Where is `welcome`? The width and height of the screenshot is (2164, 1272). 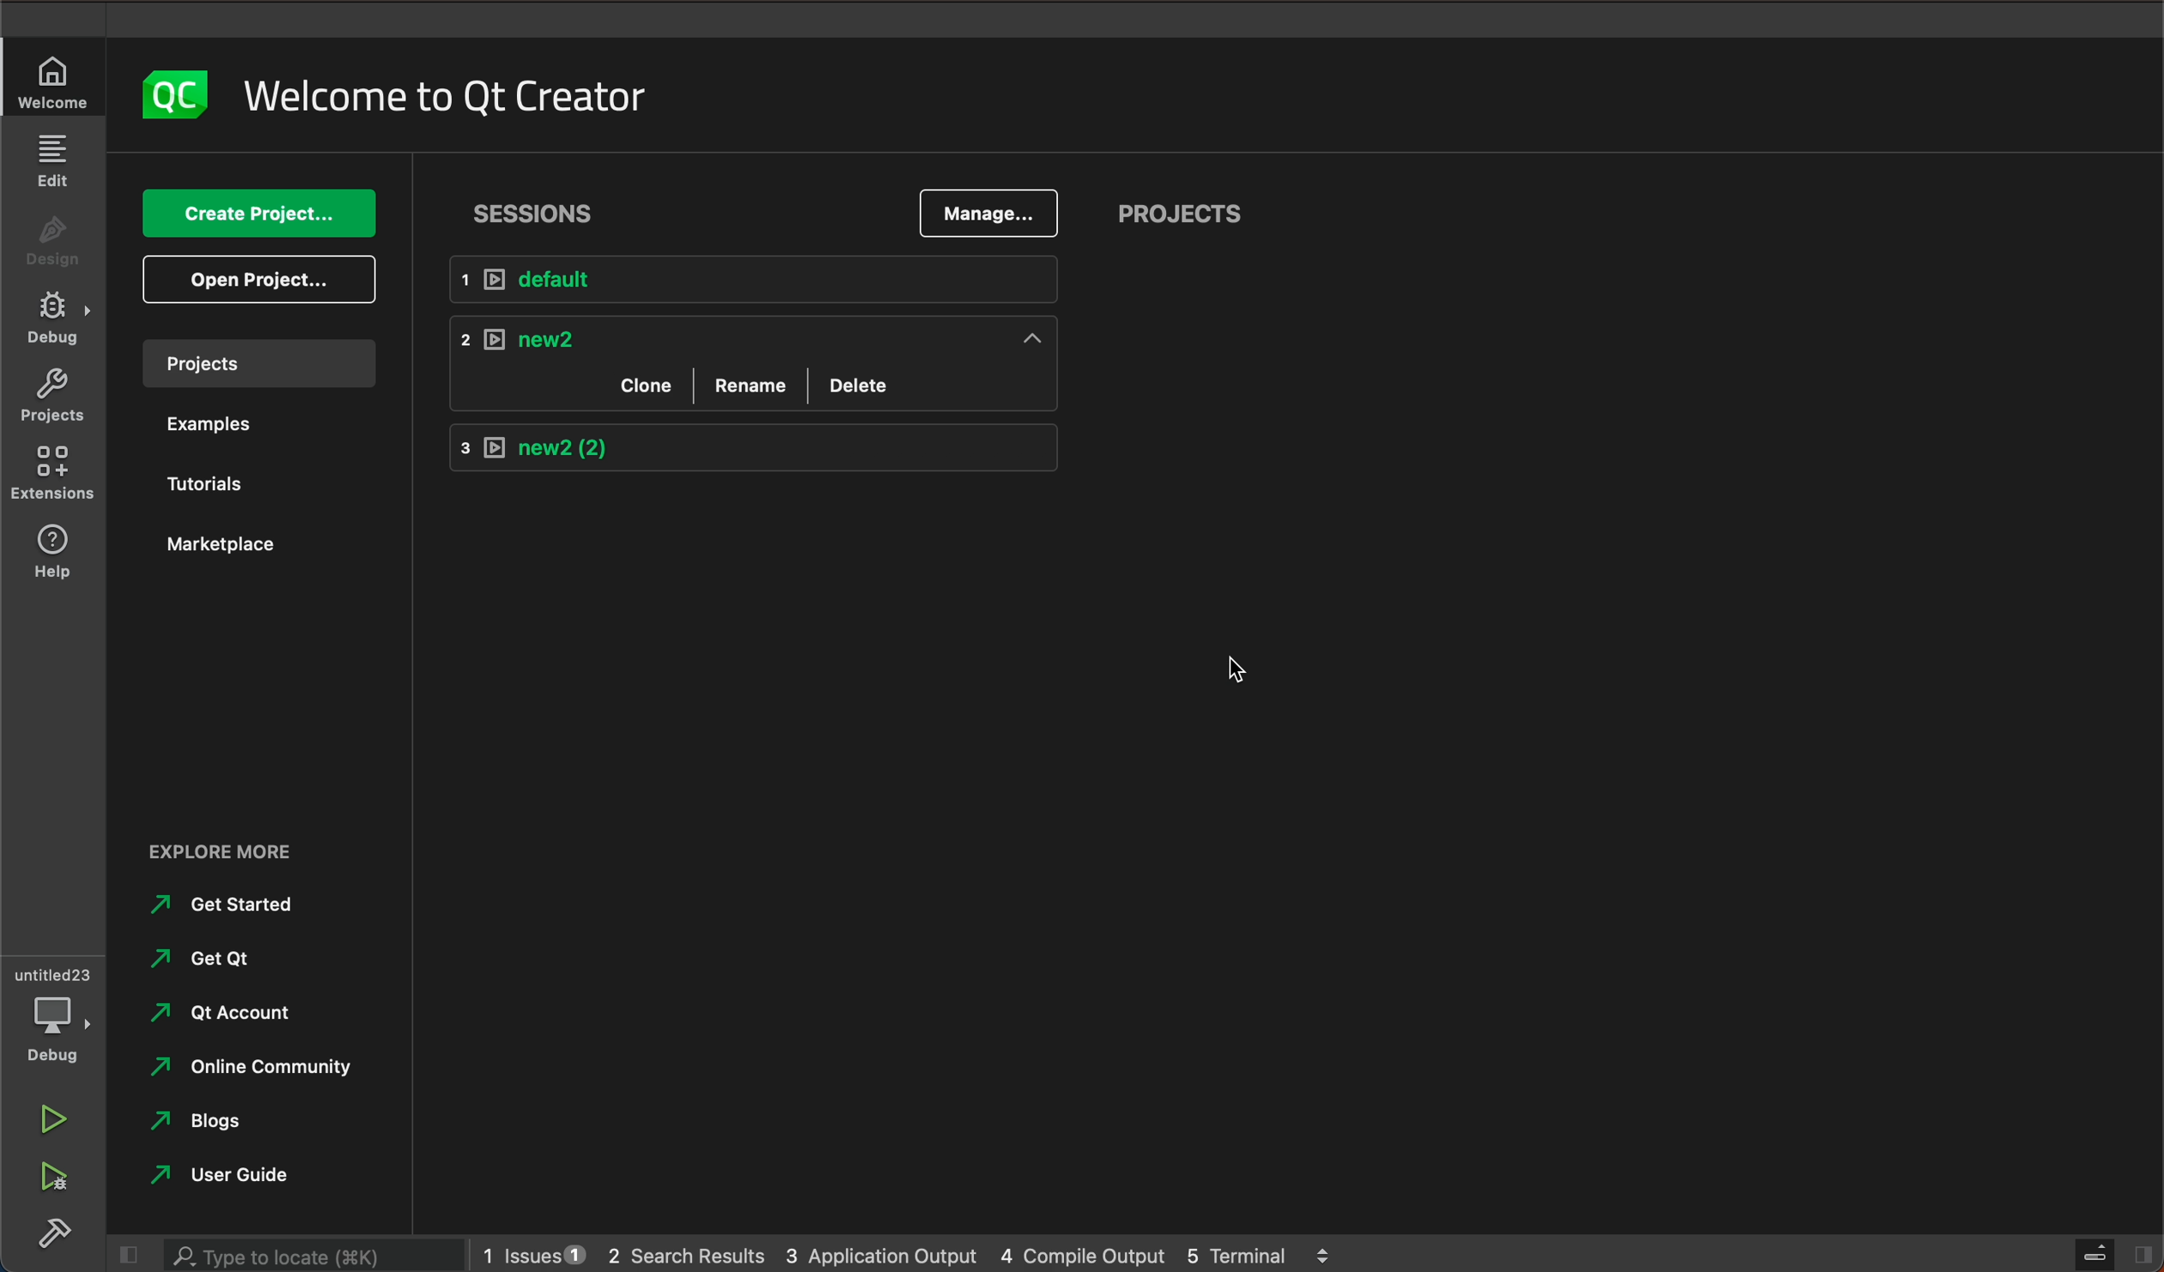
welcome is located at coordinates (51, 83).